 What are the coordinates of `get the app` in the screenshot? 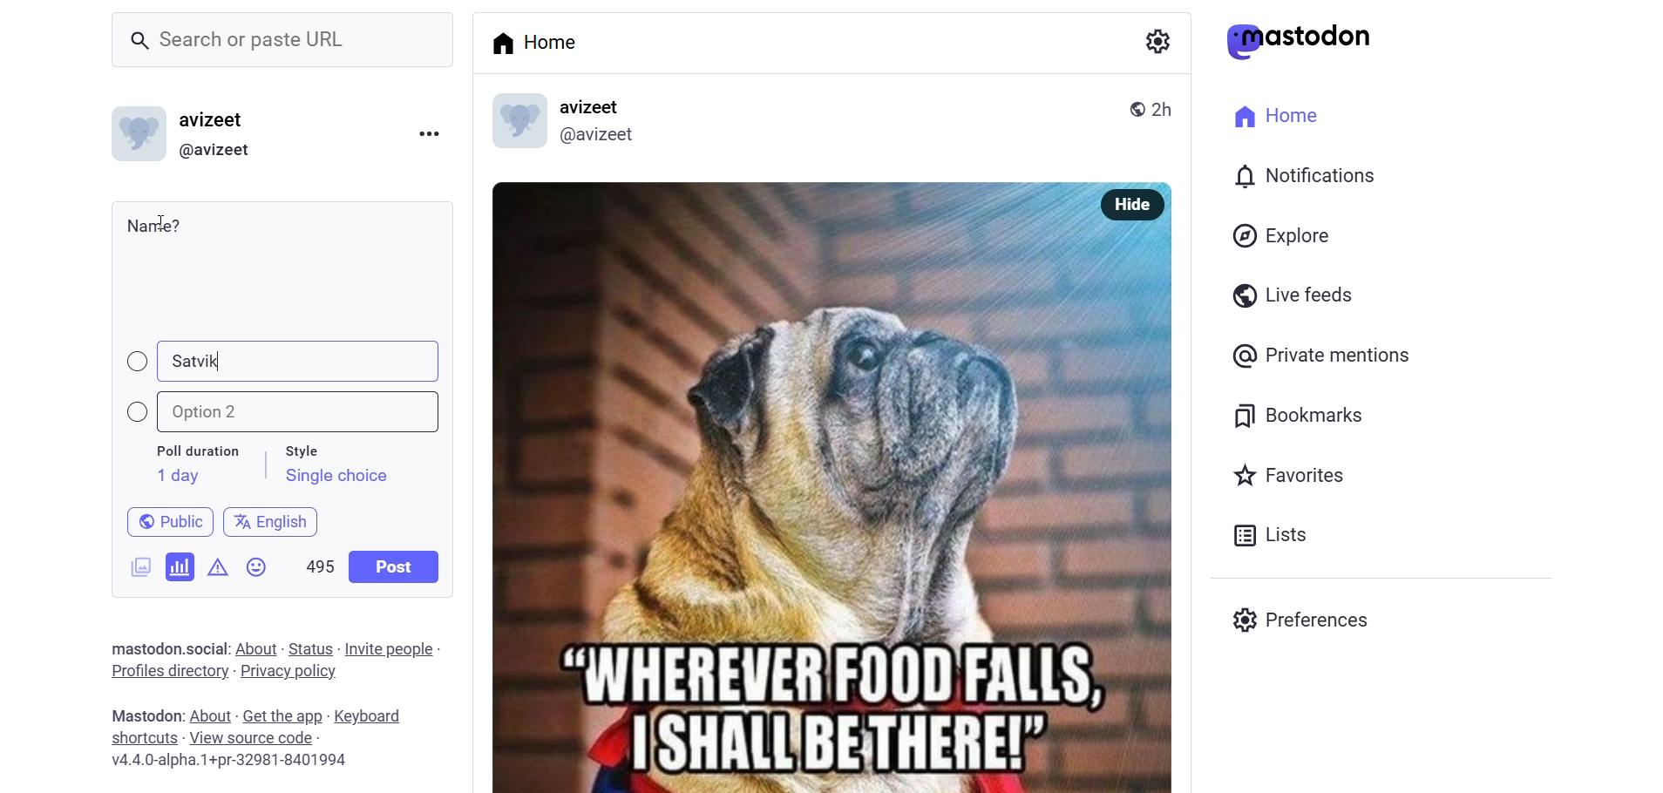 It's located at (283, 715).